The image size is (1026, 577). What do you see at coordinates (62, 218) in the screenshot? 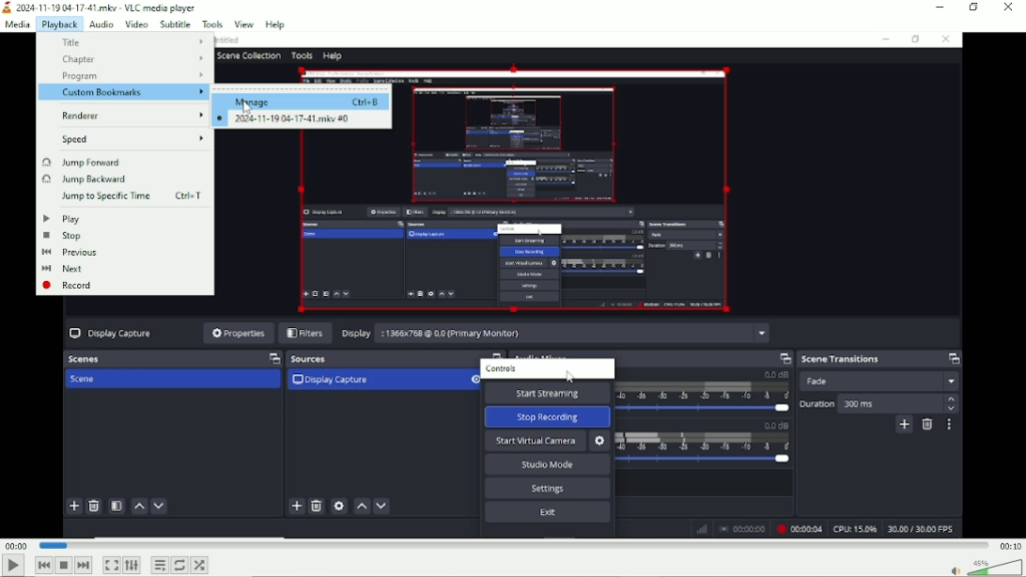
I see `Play` at bounding box center [62, 218].